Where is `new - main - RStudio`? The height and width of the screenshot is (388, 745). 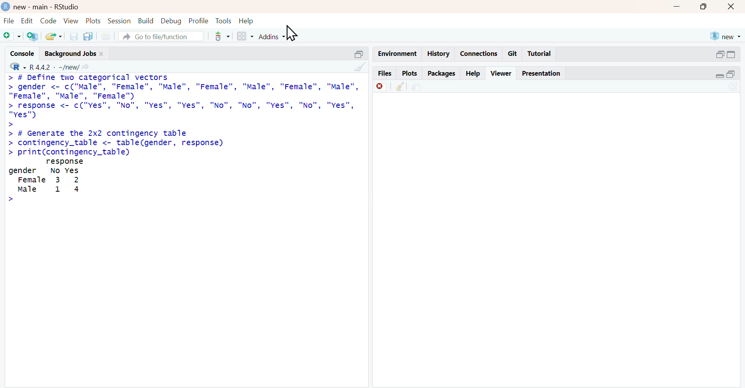 new - main - RStudio is located at coordinates (48, 7).